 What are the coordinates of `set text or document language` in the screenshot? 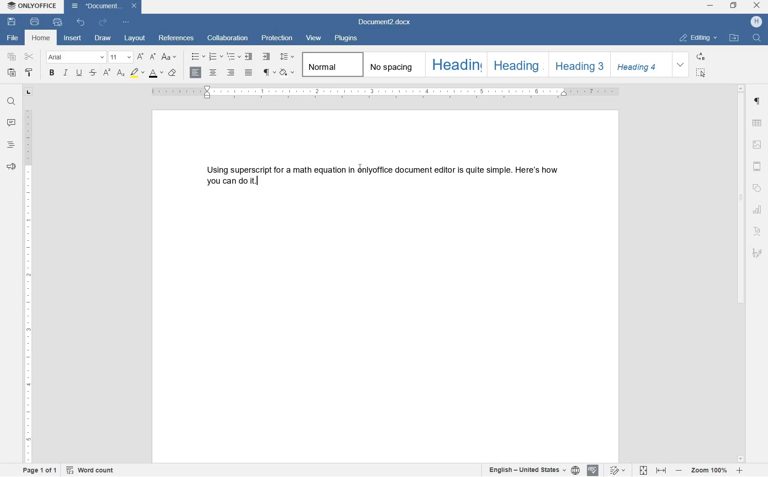 It's located at (534, 470).